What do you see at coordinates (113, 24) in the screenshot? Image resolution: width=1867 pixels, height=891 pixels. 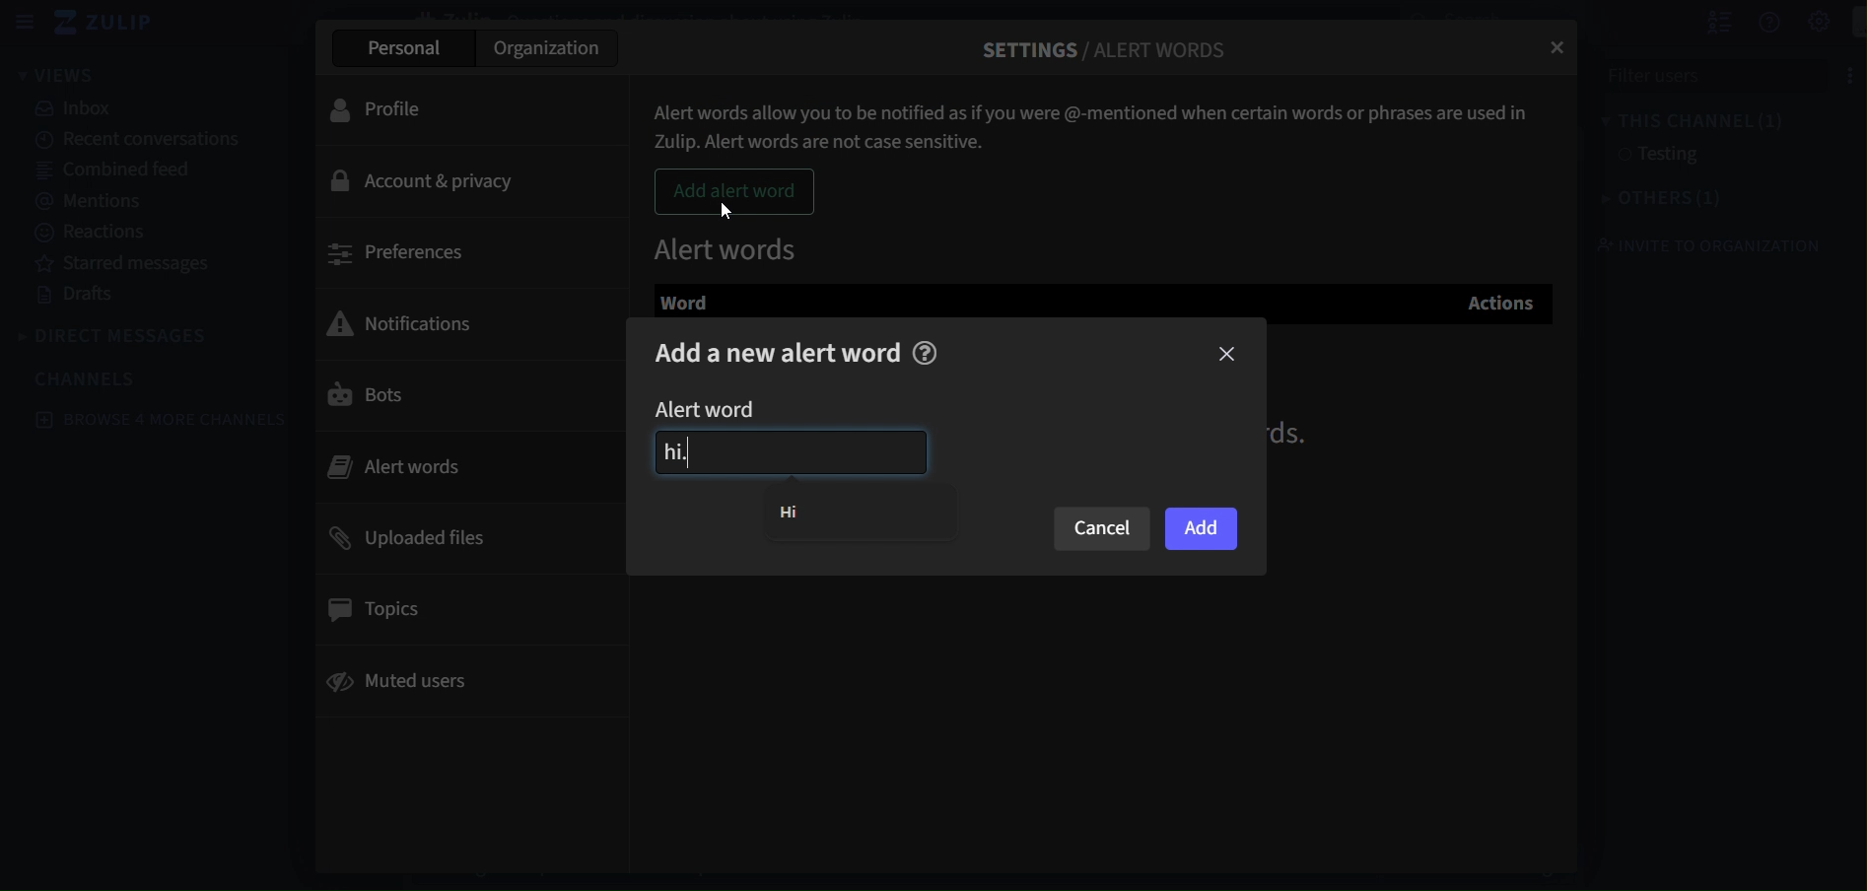 I see `zulip` at bounding box center [113, 24].